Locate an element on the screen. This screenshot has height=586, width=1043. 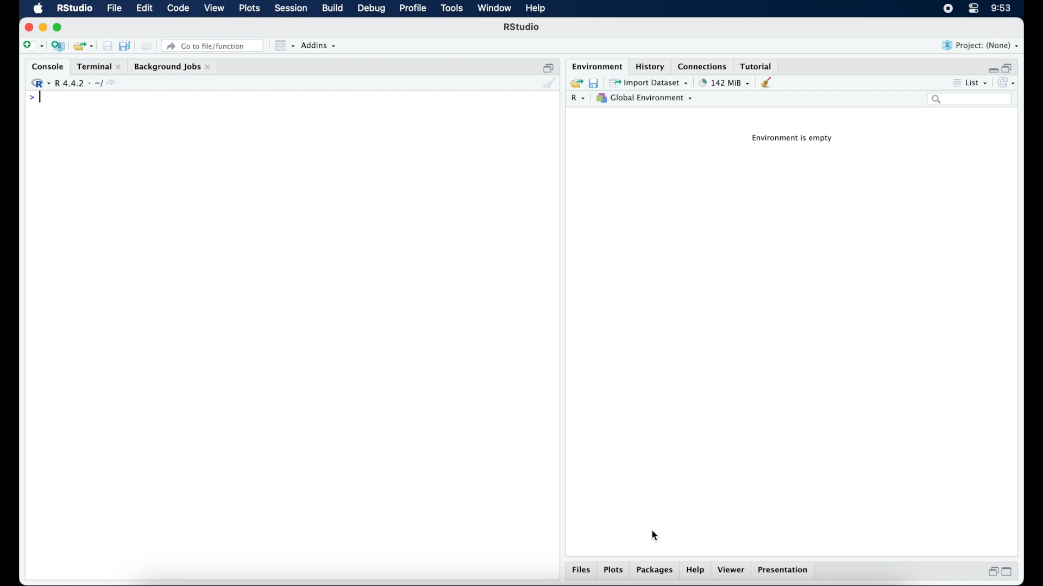
search bar is located at coordinates (971, 100).